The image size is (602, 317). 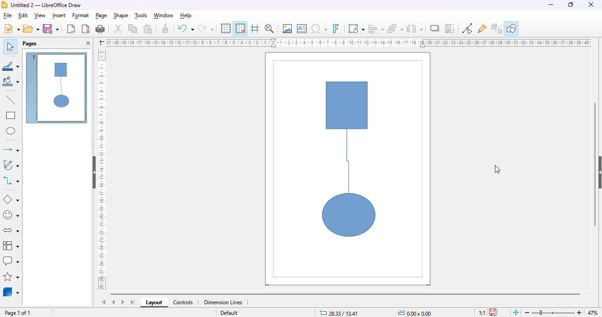 I want to click on help, so click(x=186, y=15).